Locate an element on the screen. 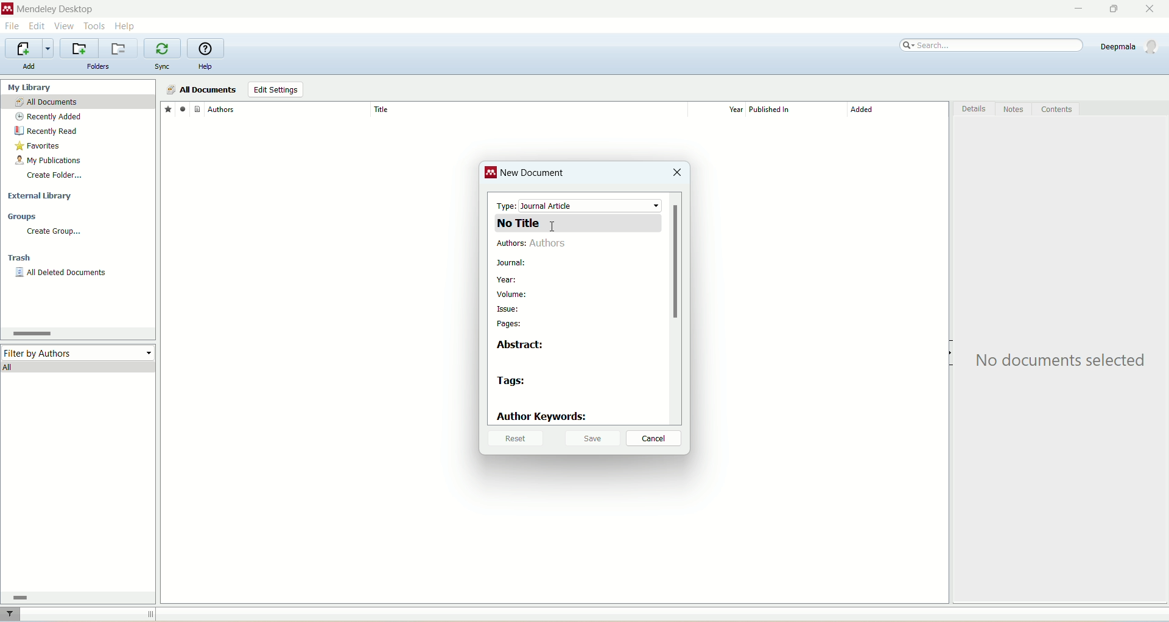  help is located at coordinates (205, 68).